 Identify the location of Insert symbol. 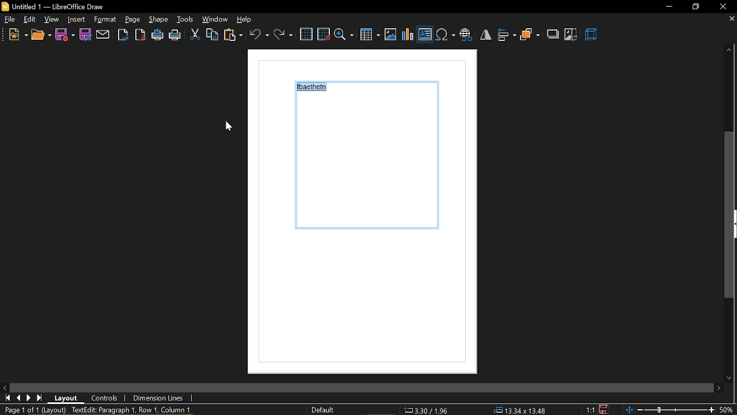
(445, 35).